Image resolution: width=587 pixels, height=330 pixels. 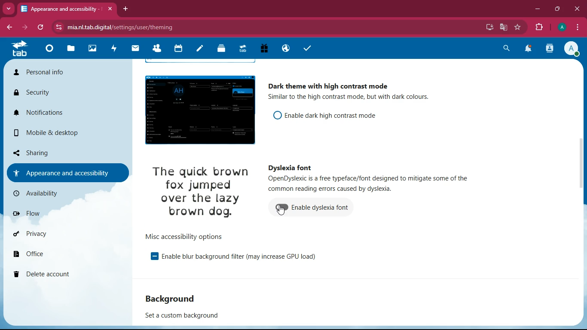 What do you see at coordinates (59, 112) in the screenshot?
I see `notifications` at bounding box center [59, 112].